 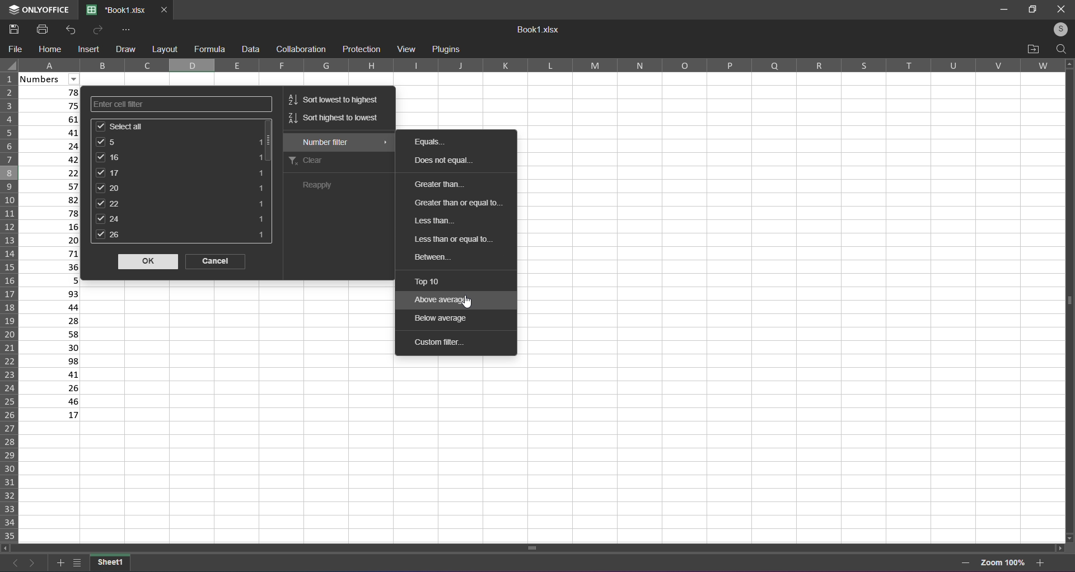 I want to click on 5, so click(x=181, y=142).